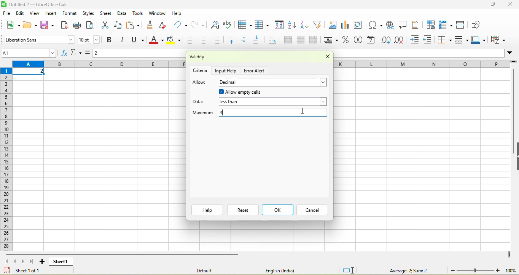 Image resolution: width=519 pixels, height=275 pixels. What do you see at coordinates (275, 40) in the screenshot?
I see `wrap` at bounding box center [275, 40].